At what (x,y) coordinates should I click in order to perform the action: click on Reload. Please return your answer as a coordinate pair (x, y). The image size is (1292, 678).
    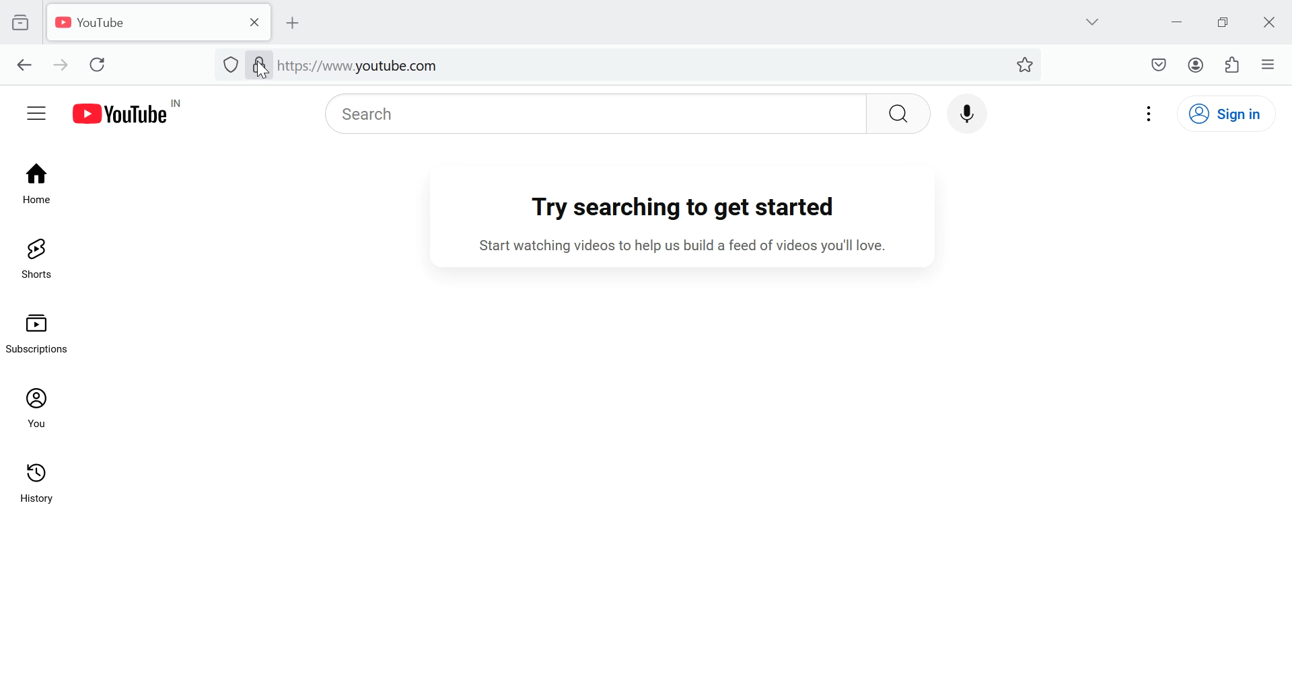
    Looking at the image, I should click on (102, 64).